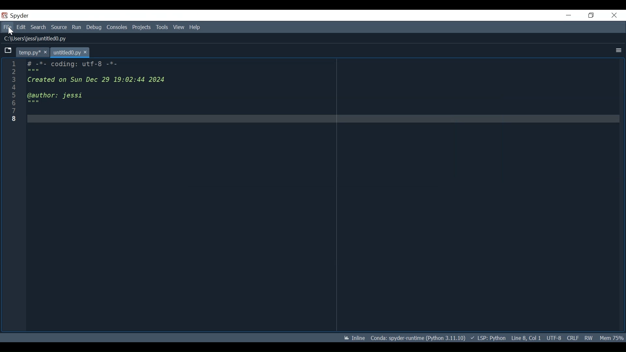  Describe the element at coordinates (117, 27) in the screenshot. I see `Consoles` at that location.